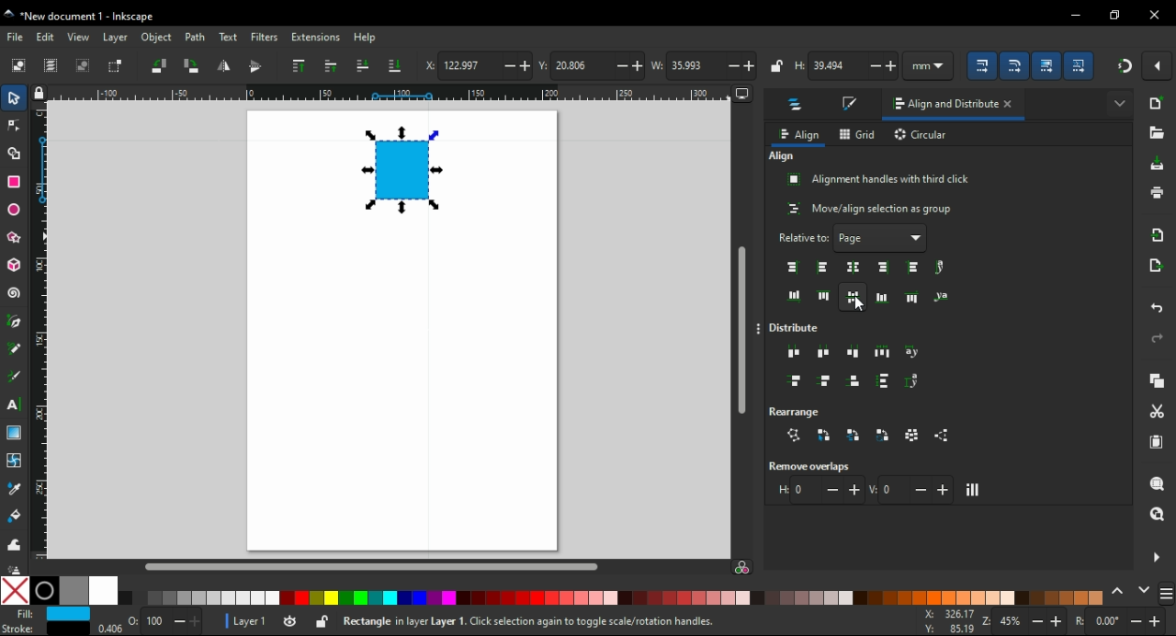 Image resolution: width=1176 pixels, height=636 pixels. Describe the element at coordinates (803, 410) in the screenshot. I see `rearrange` at that location.